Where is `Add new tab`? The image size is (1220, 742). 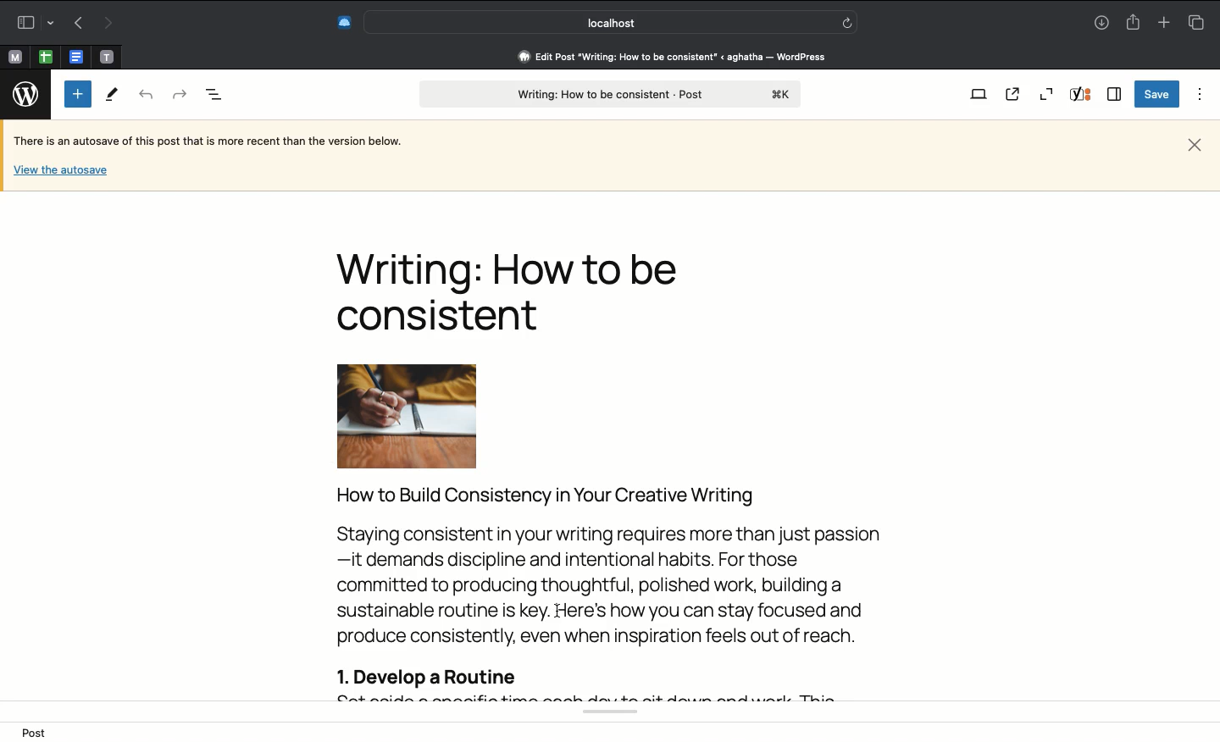
Add new tab is located at coordinates (1162, 22).